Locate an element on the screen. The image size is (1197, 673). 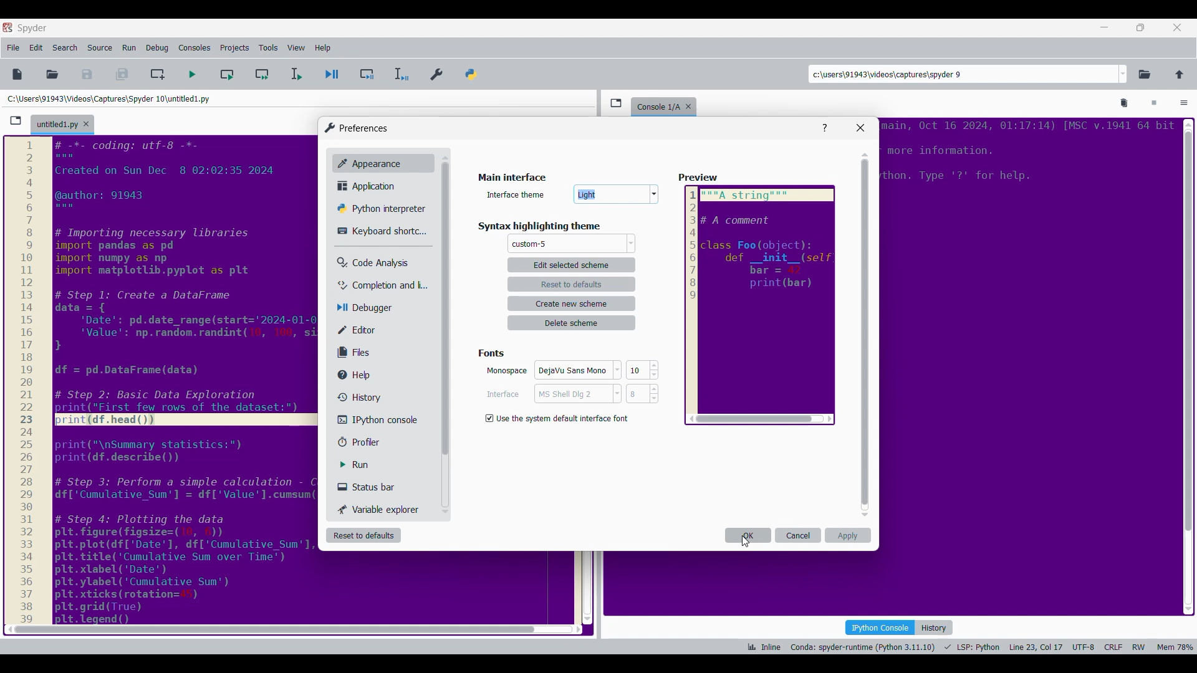
 is located at coordinates (699, 178).